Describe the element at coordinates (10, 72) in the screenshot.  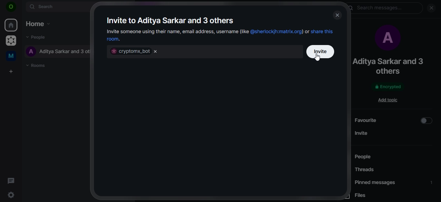
I see `create a space` at that location.